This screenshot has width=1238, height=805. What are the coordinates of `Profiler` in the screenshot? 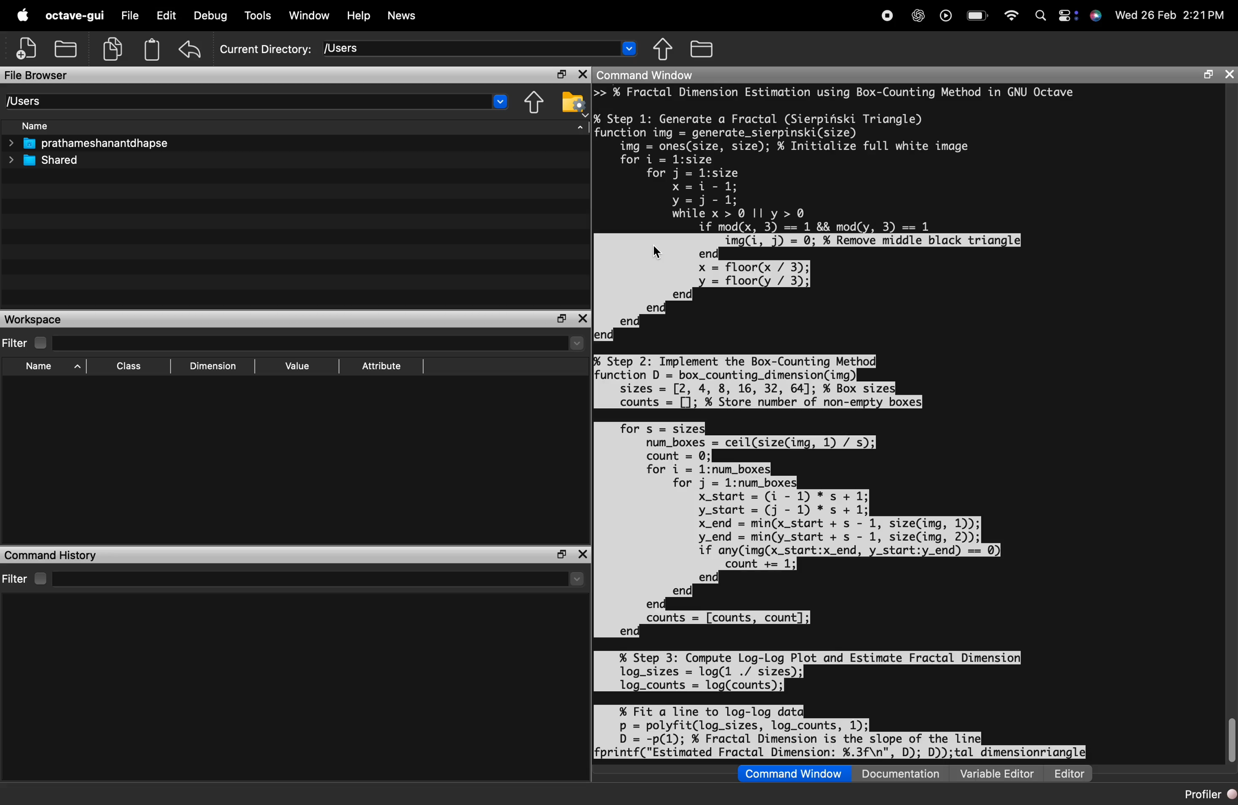 It's located at (1210, 794).